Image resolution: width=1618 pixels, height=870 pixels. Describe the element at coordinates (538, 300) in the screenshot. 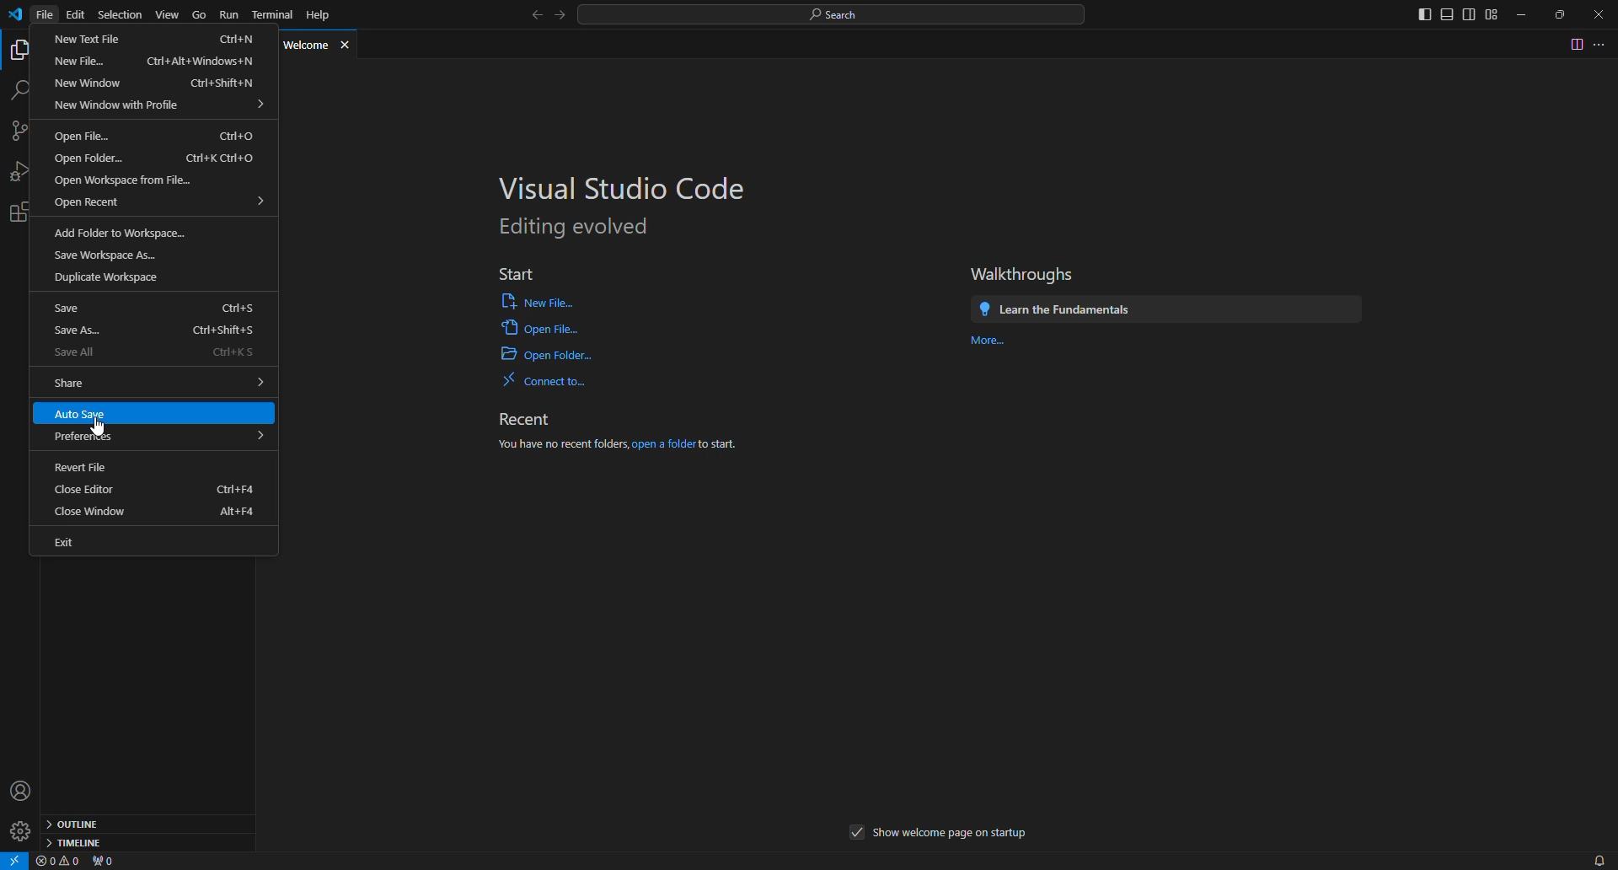

I see `open file` at that location.